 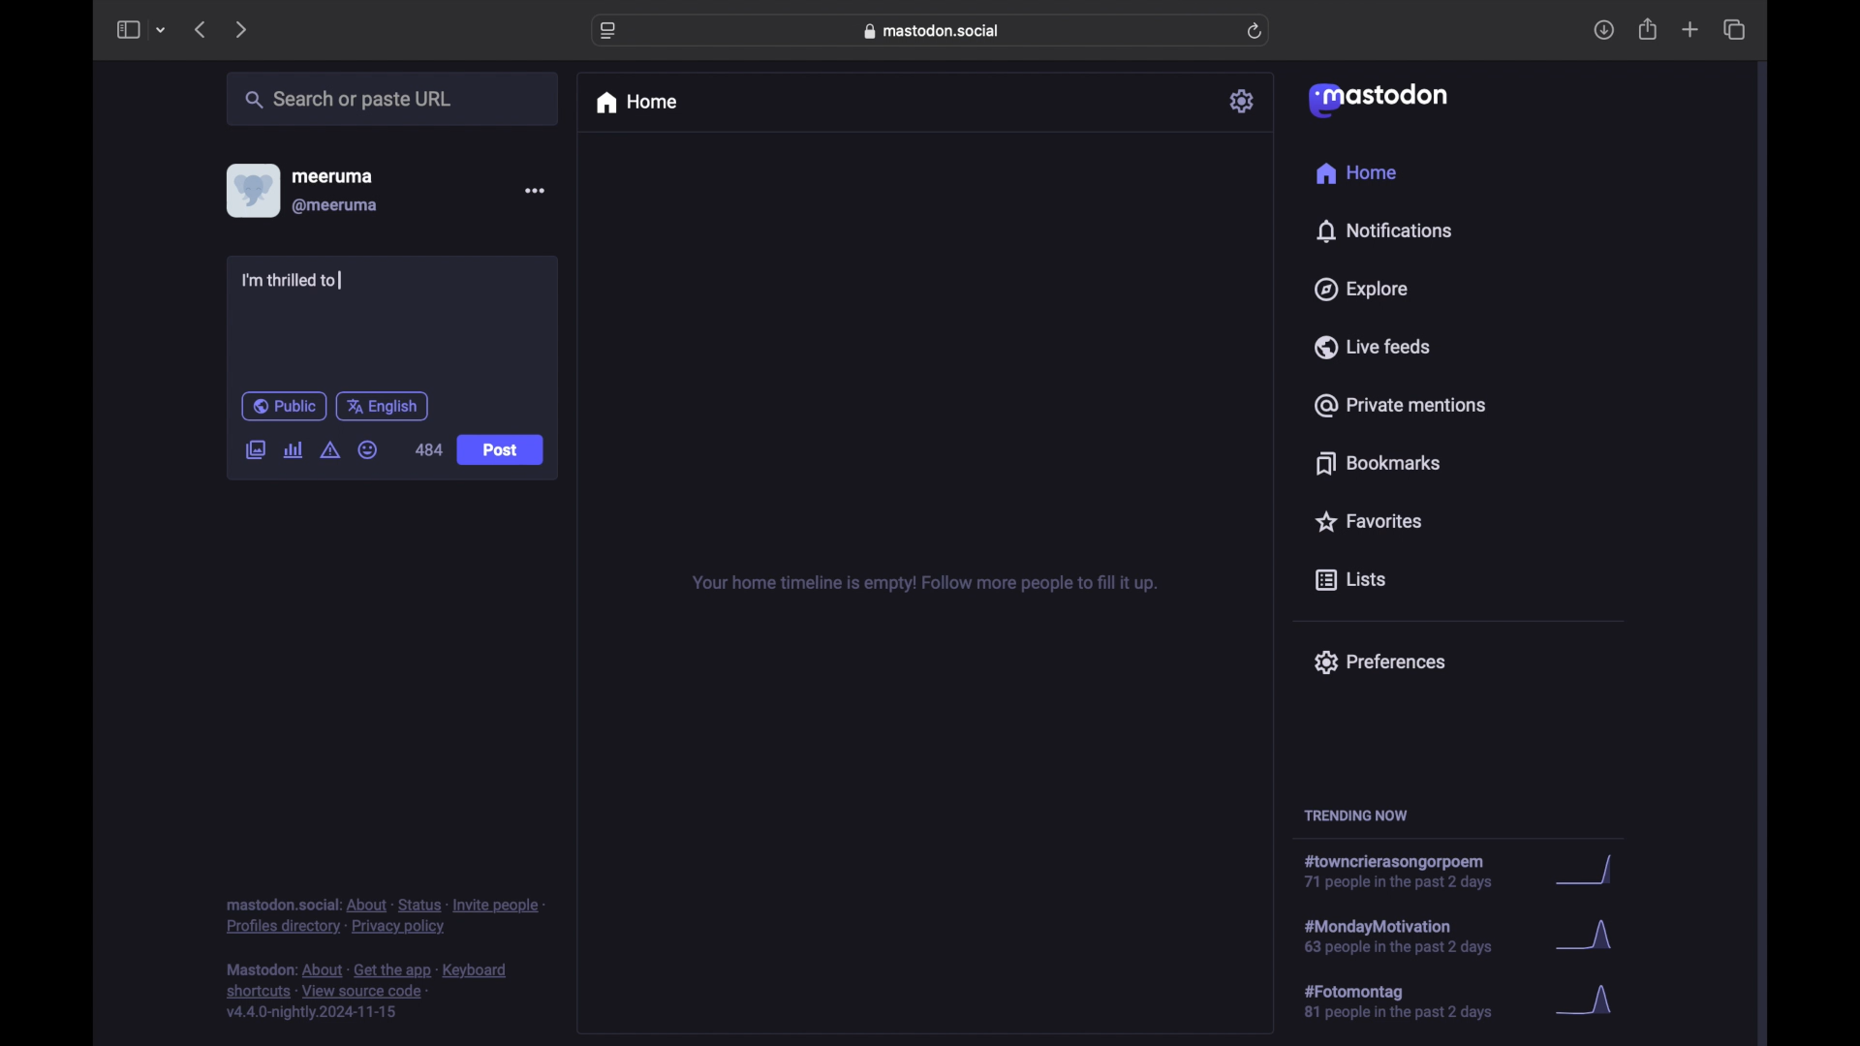 I want to click on mastodon, so click(x=1379, y=101).